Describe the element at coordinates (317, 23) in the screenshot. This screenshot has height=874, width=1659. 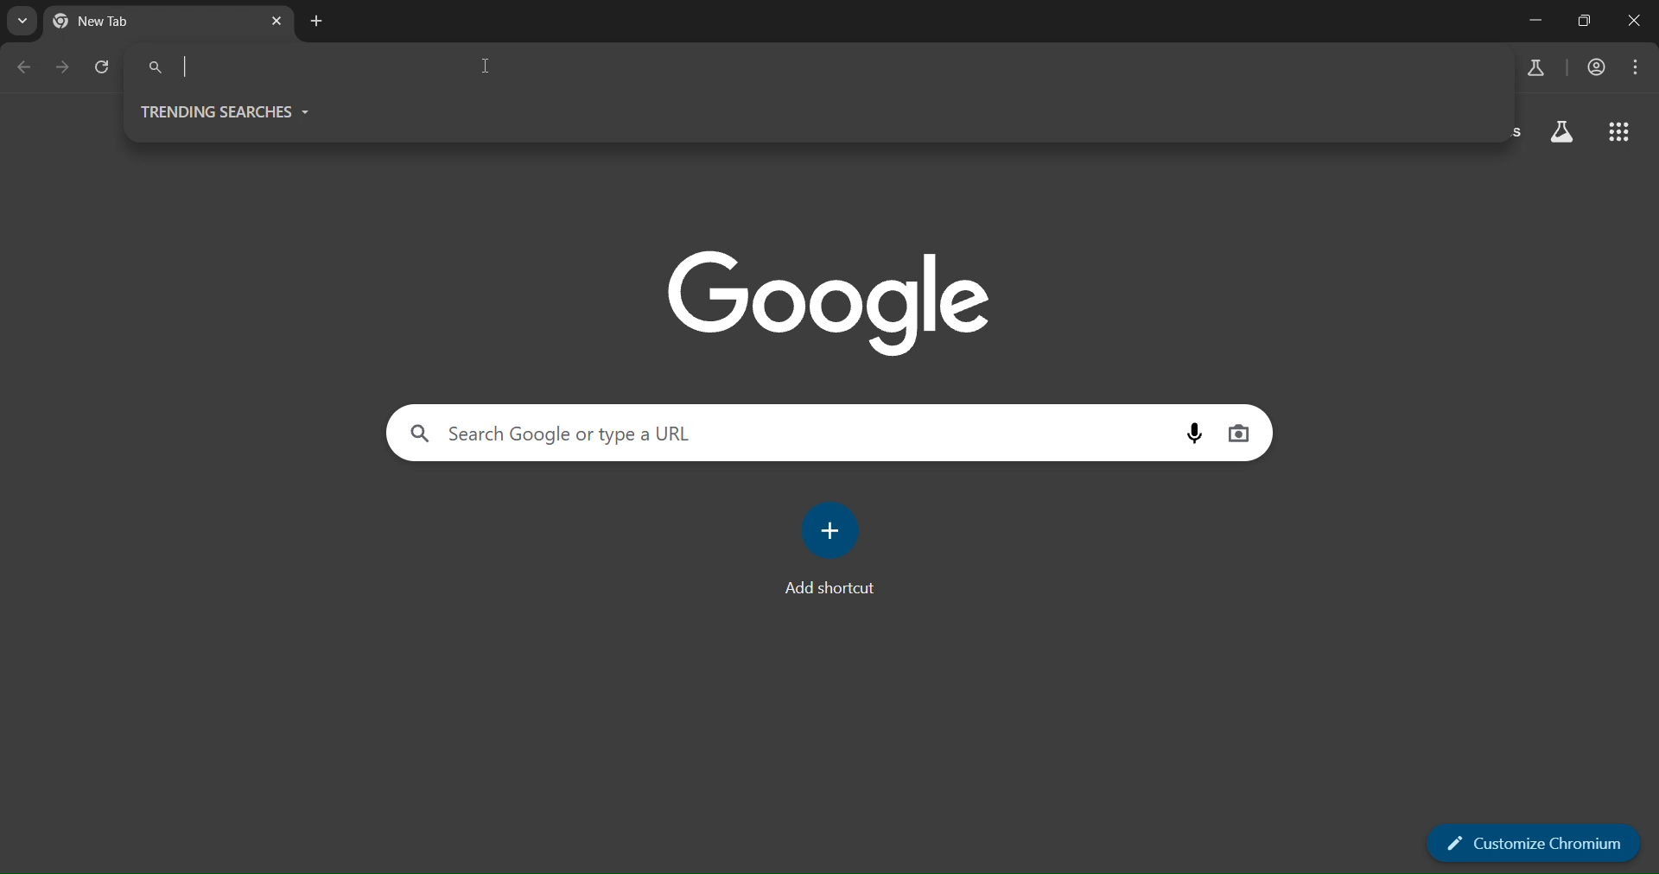
I see `new tab` at that location.